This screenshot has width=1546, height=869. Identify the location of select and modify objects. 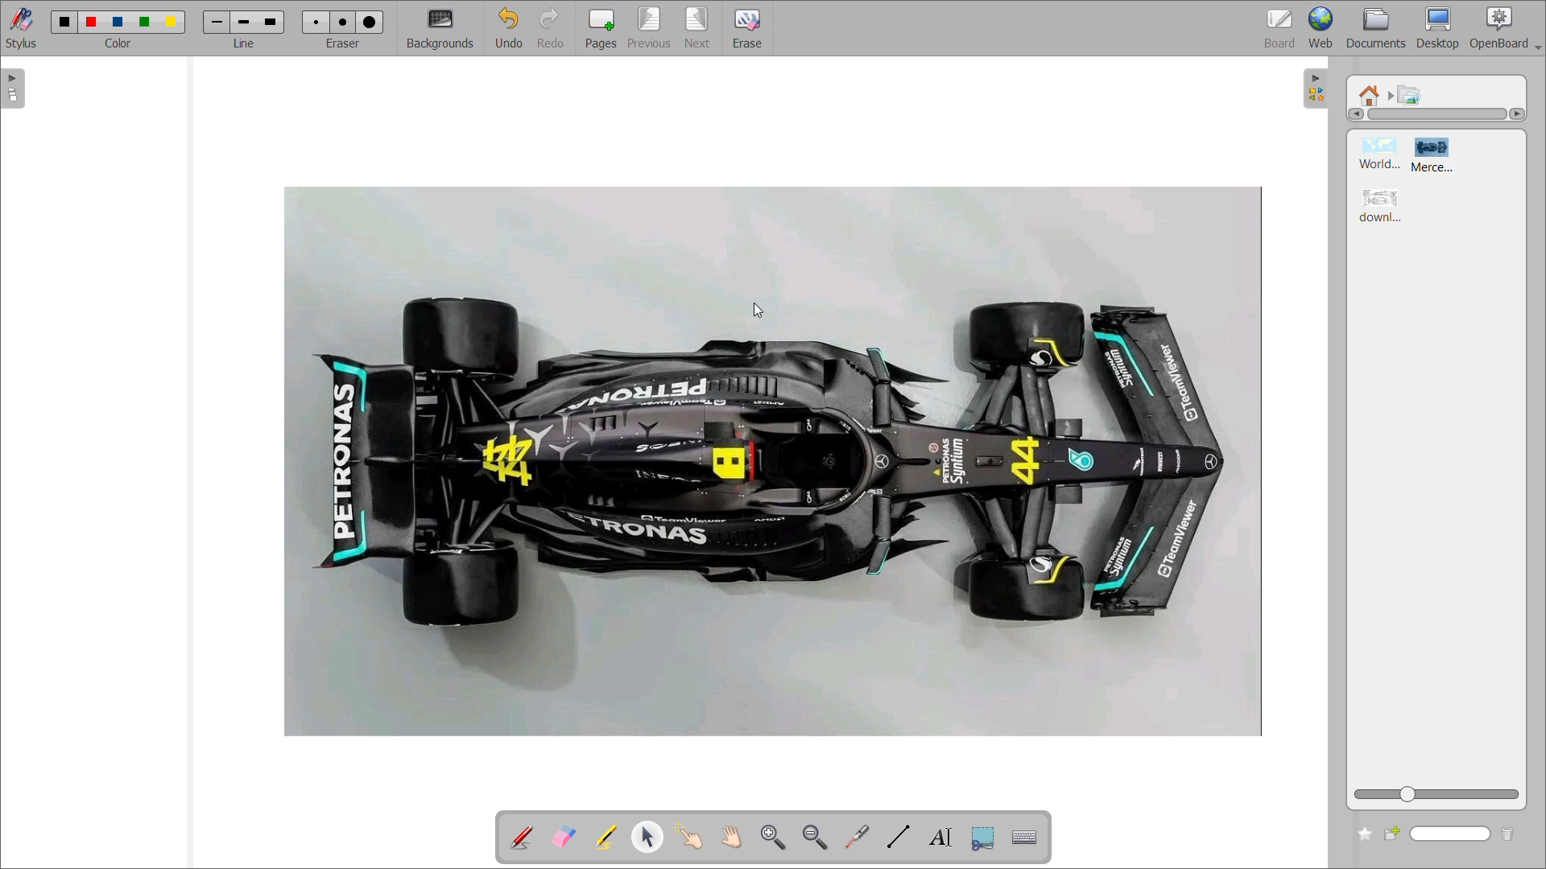
(651, 837).